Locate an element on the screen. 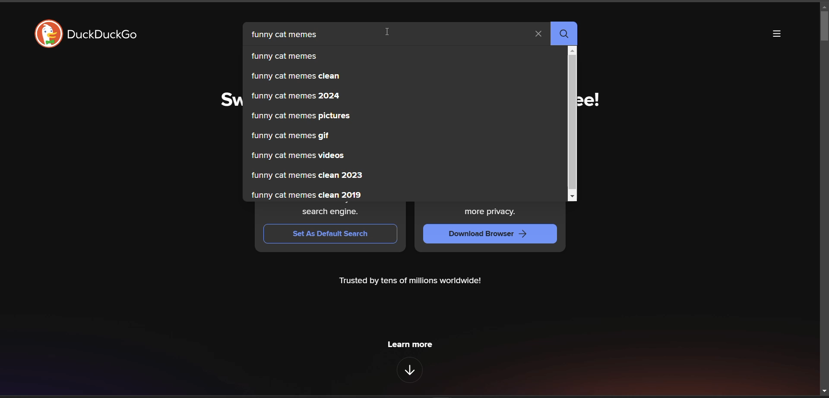 The height and width of the screenshot is (398, 829). more options is located at coordinates (777, 34).